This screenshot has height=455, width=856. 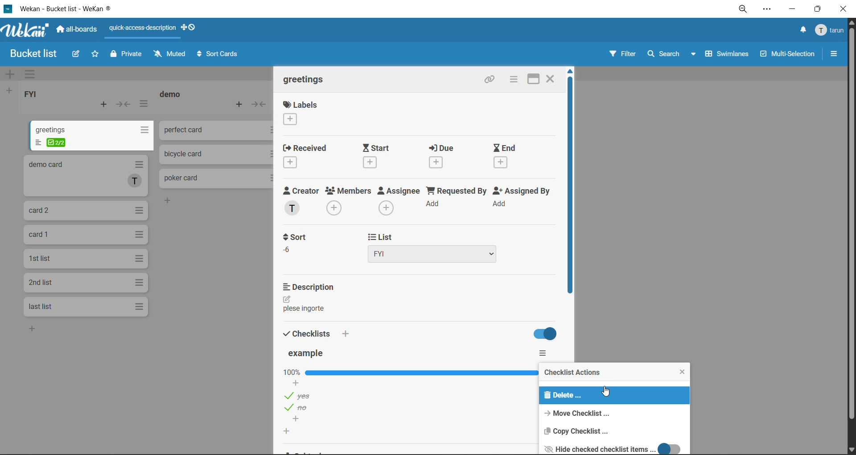 I want to click on add card, so click(x=243, y=105).